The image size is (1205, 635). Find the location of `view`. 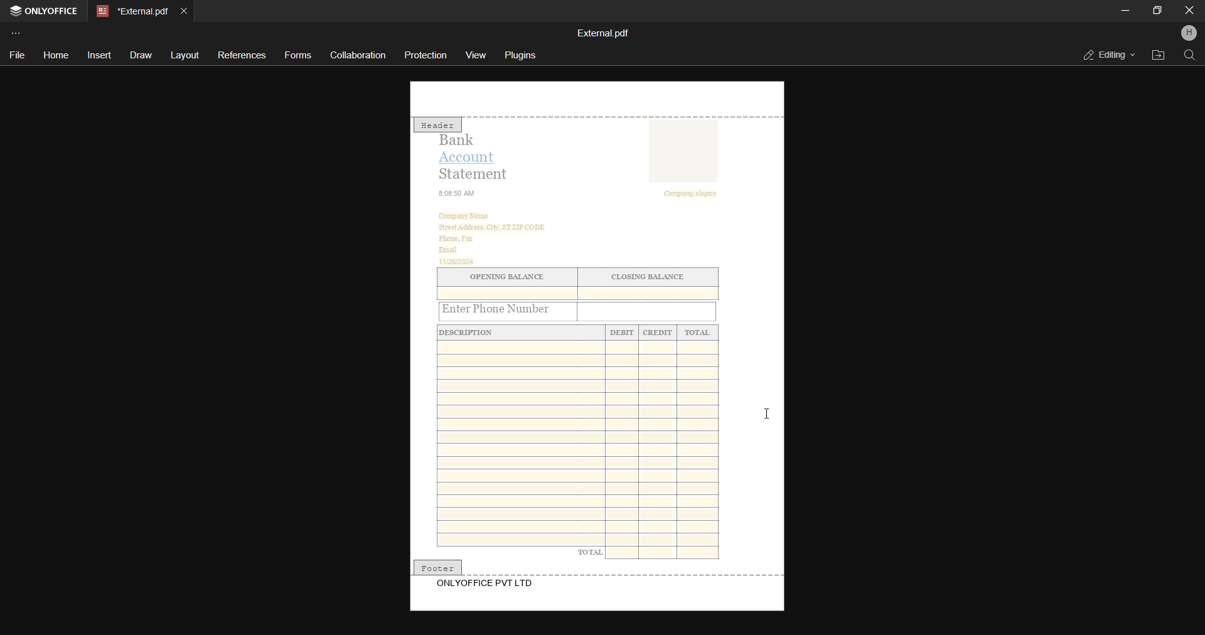

view is located at coordinates (478, 55).